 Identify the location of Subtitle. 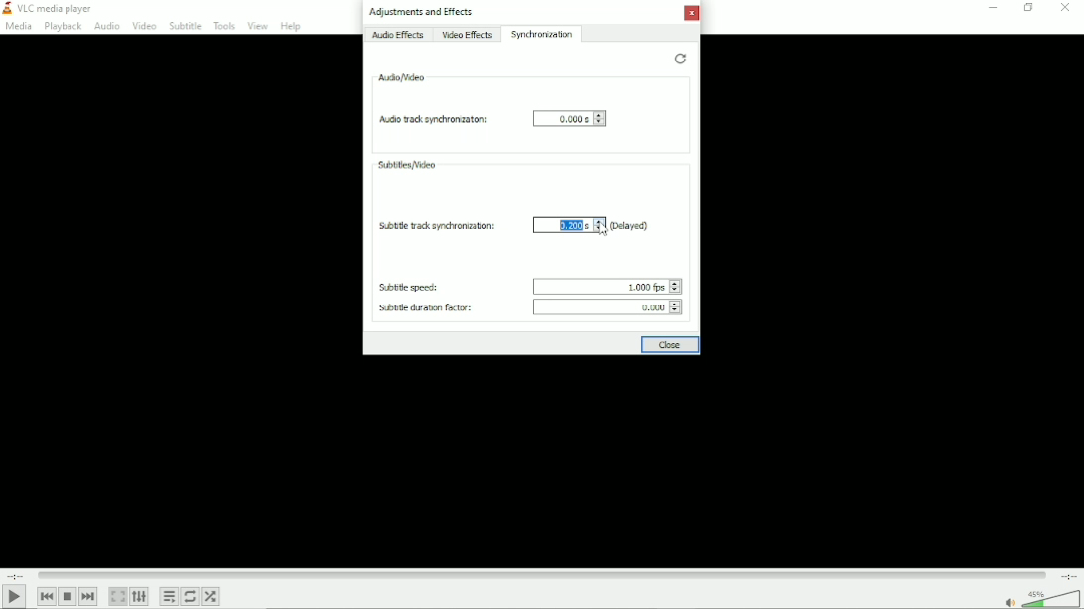
(184, 26).